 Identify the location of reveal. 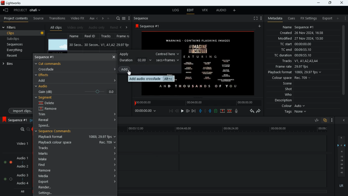
(48, 120).